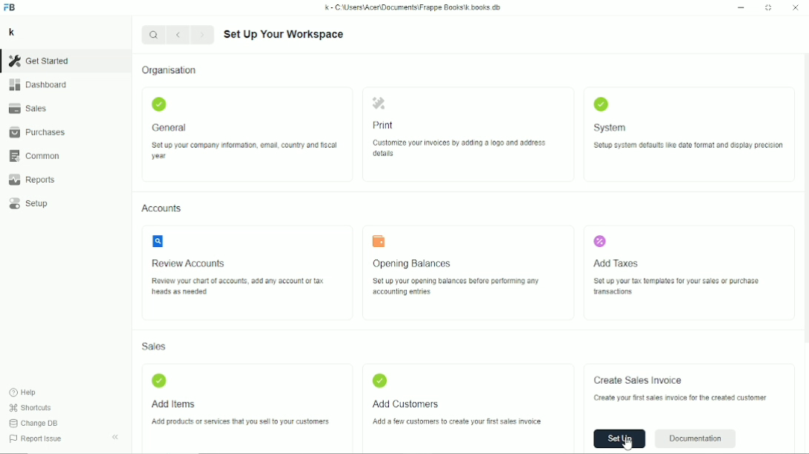  What do you see at coordinates (23, 392) in the screenshot?
I see `Help` at bounding box center [23, 392].